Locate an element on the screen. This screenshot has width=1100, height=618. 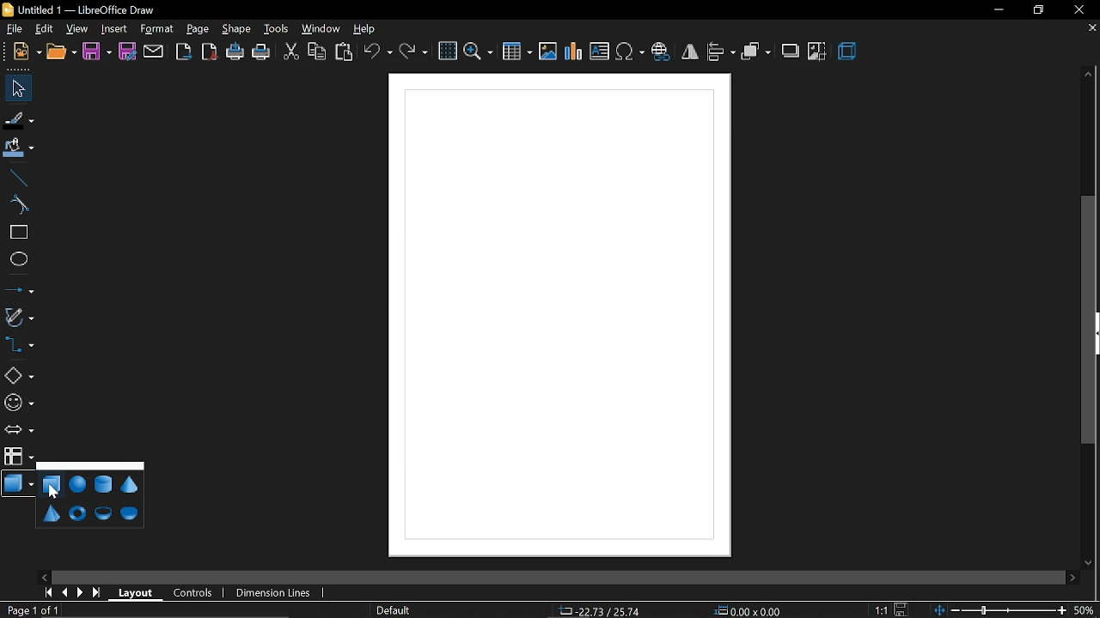
paste is located at coordinates (345, 53).